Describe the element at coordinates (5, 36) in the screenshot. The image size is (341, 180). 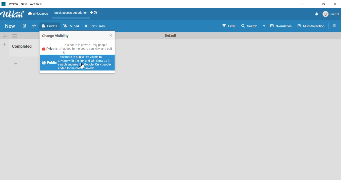
I see `add swimlane` at that location.